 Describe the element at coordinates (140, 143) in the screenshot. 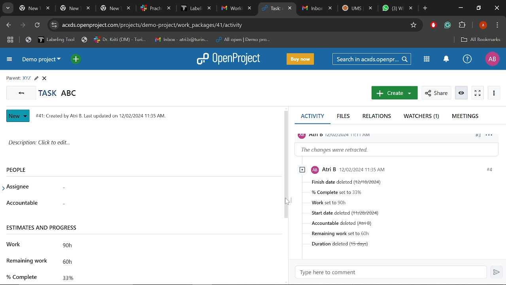

I see `Add description` at that location.